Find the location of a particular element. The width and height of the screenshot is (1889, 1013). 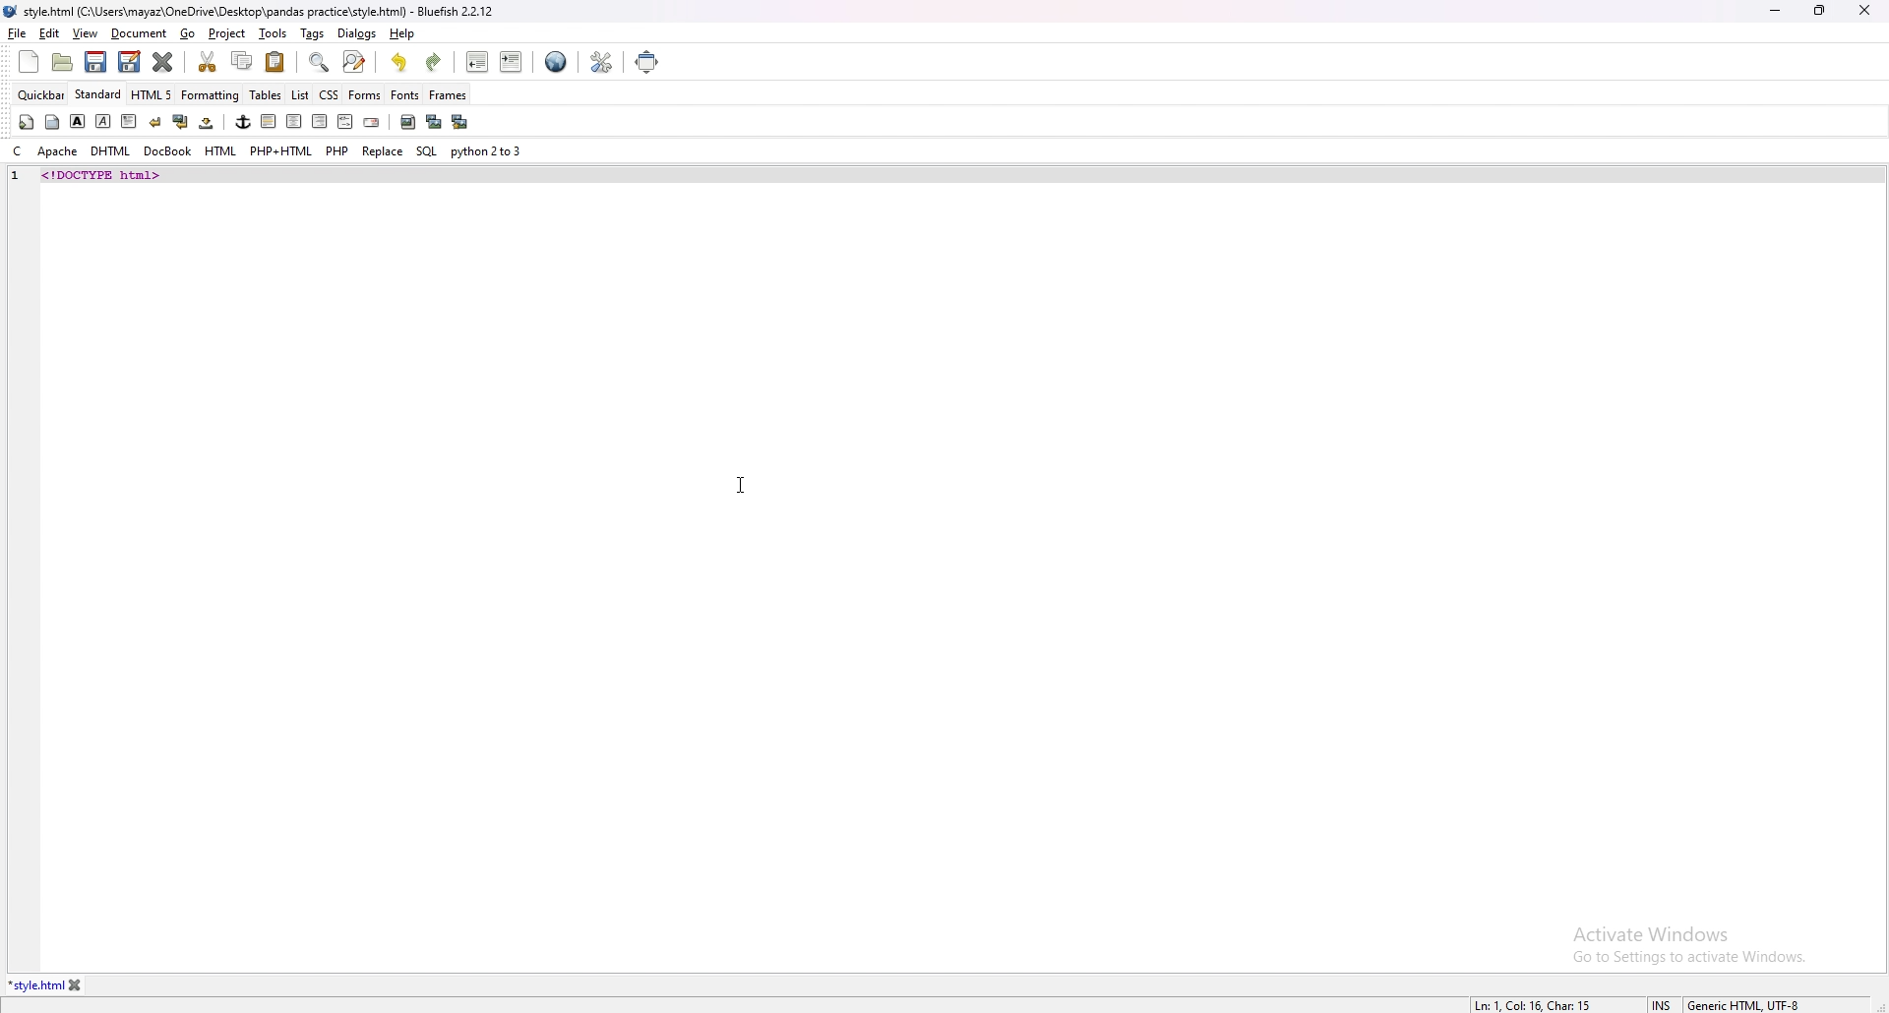

edit preference is located at coordinates (600, 61).